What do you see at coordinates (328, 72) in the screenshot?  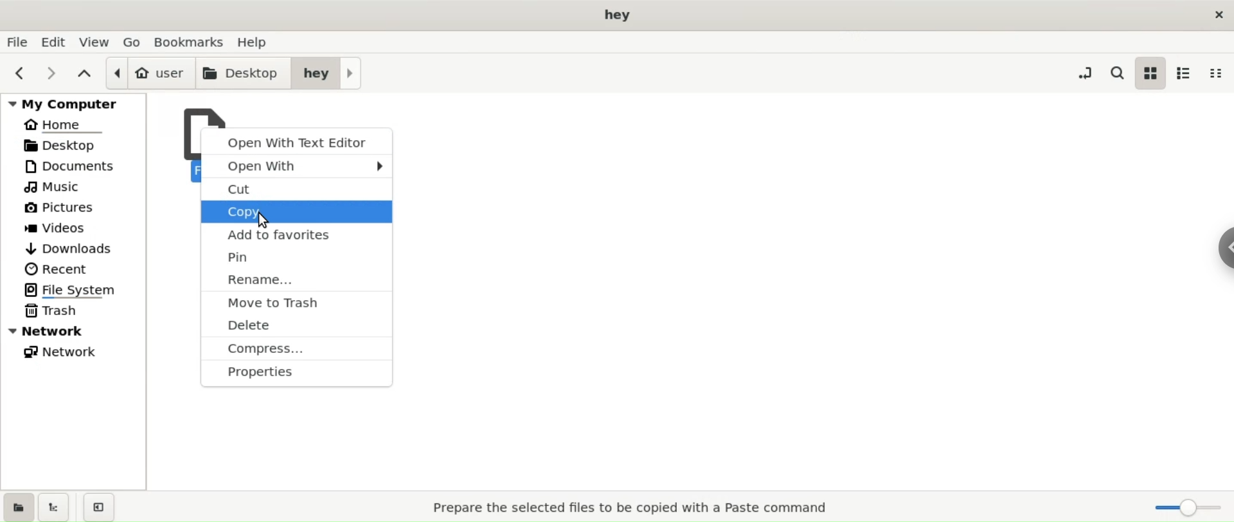 I see `hey` at bounding box center [328, 72].